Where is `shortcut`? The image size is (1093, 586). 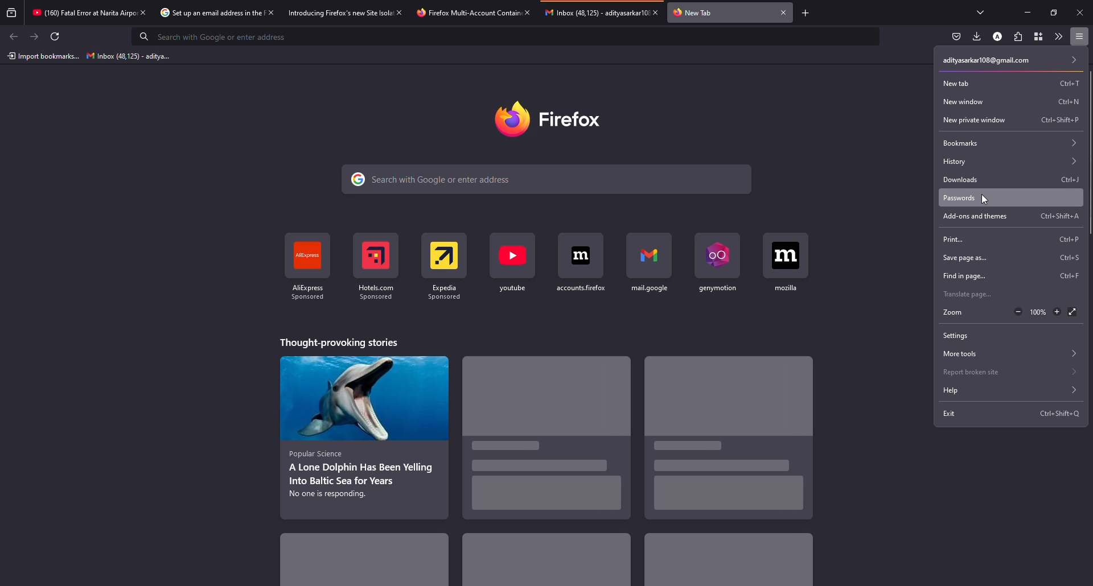
shortcut is located at coordinates (379, 263).